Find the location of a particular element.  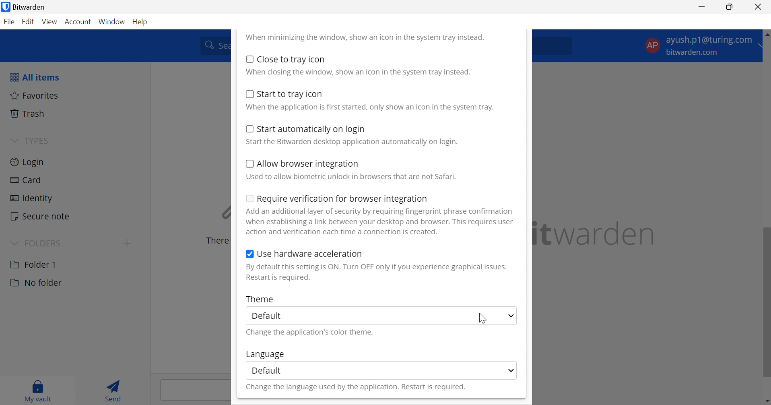

Default is located at coordinates (267, 370).